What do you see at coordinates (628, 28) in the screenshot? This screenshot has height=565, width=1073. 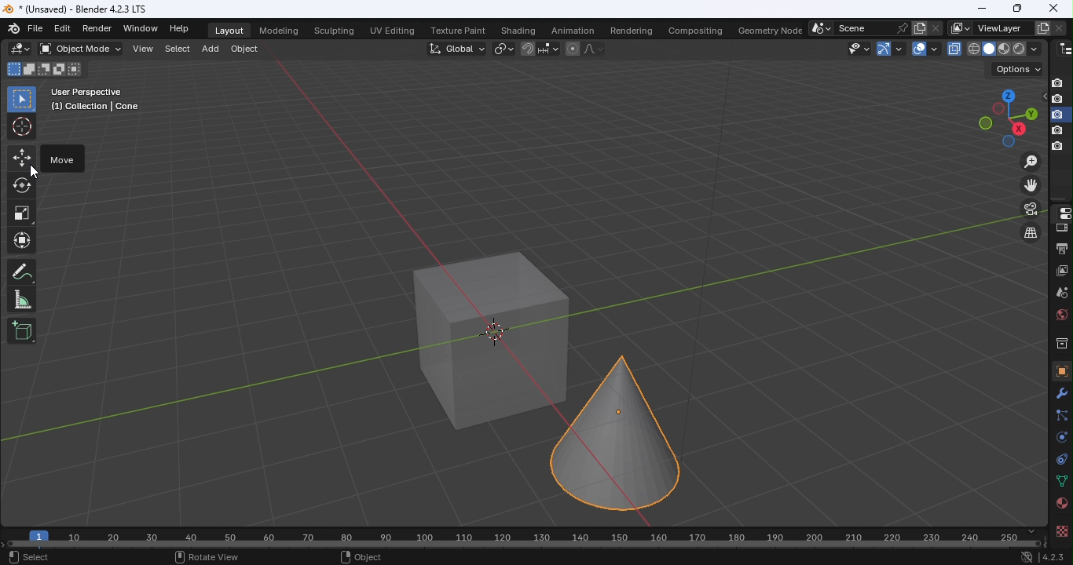 I see `Rendering` at bounding box center [628, 28].